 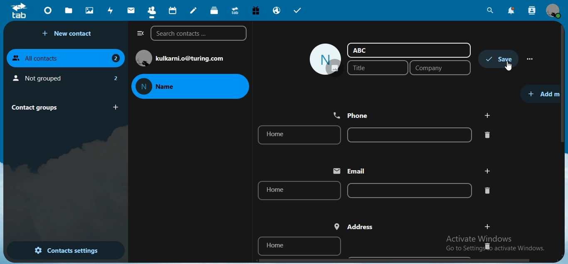 What do you see at coordinates (353, 171) in the screenshot?
I see `eamil` at bounding box center [353, 171].